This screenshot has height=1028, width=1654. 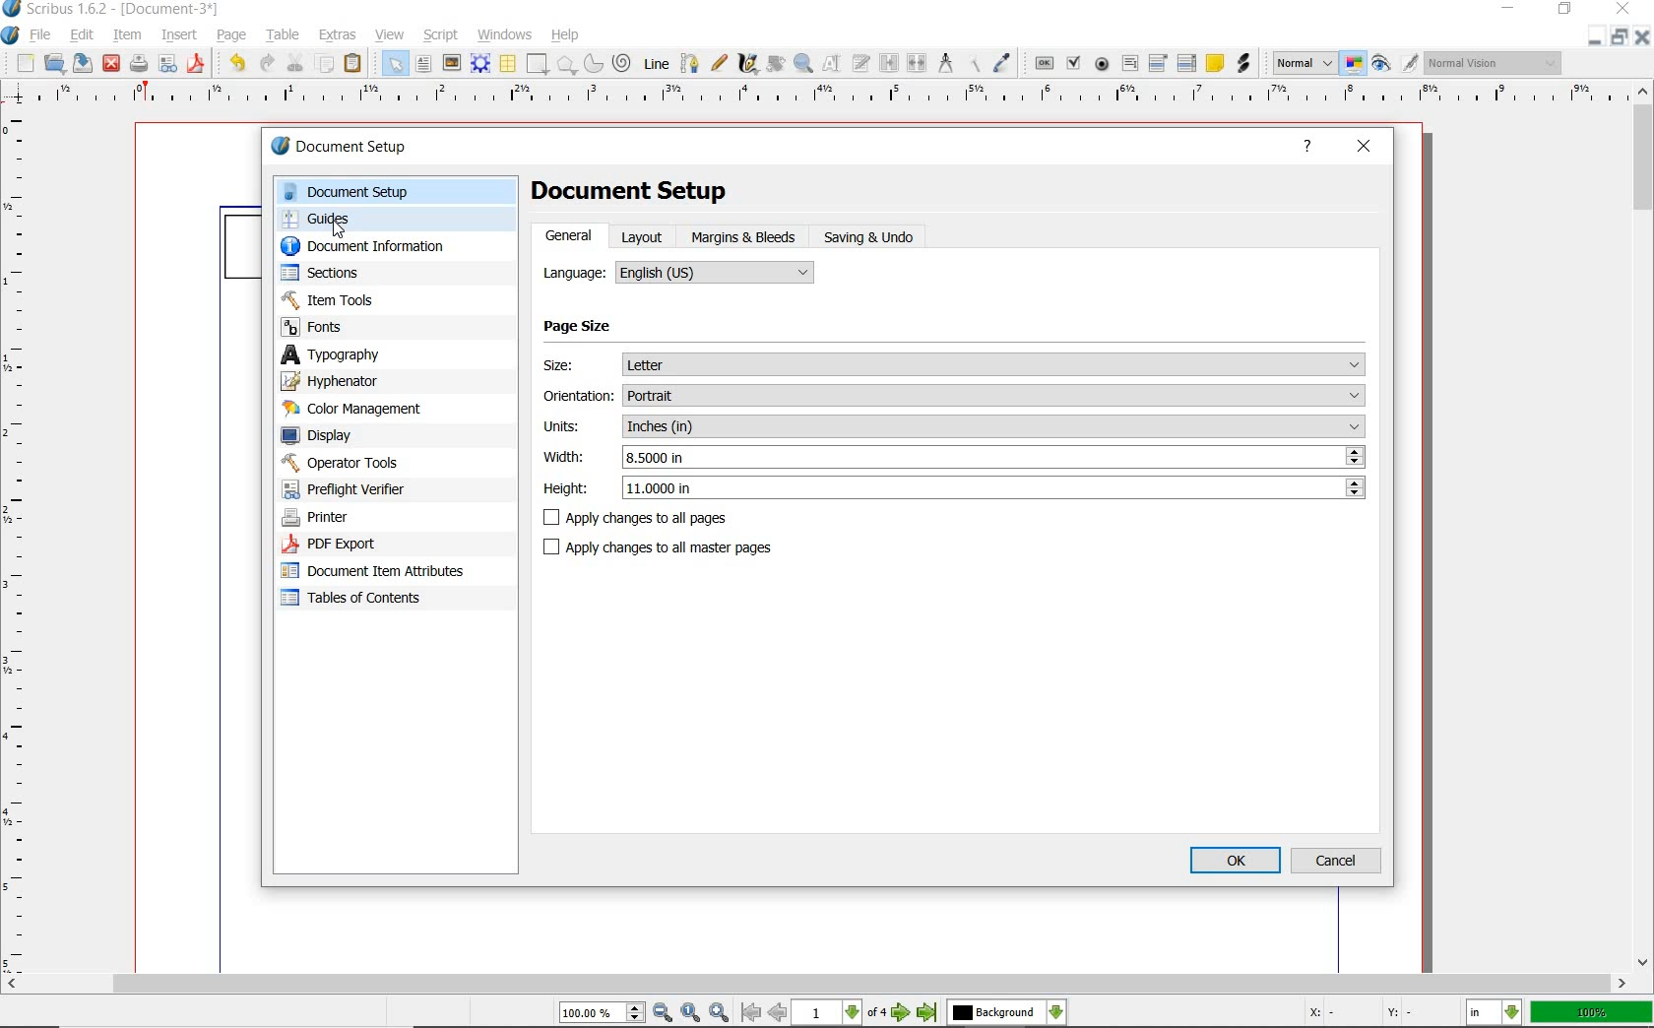 I want to click on scrollbar, so click(x=815, y=986).